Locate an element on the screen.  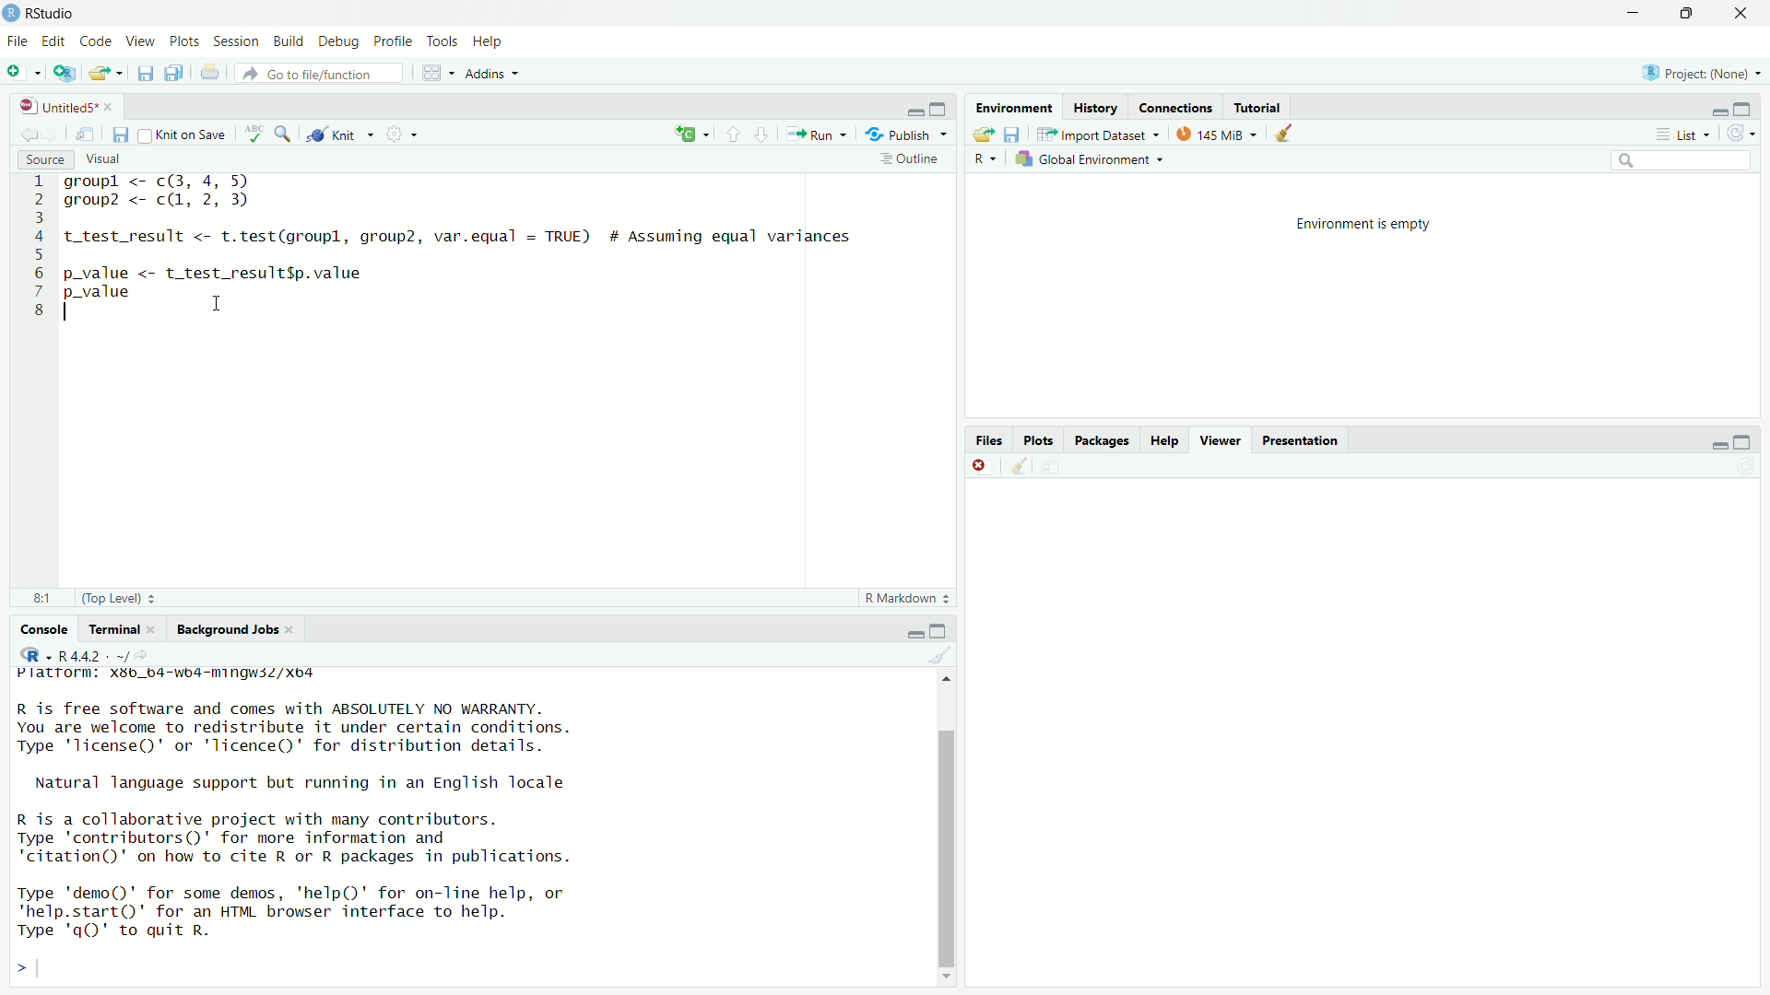
minimise is located at coordinates (1718, 443).